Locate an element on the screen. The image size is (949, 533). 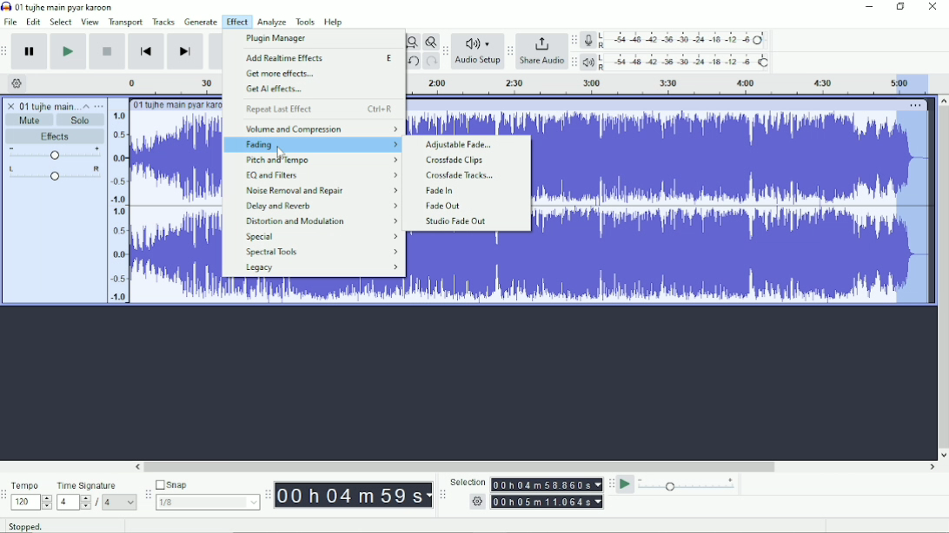
volume and Compression is located at coordinates (320, 129).